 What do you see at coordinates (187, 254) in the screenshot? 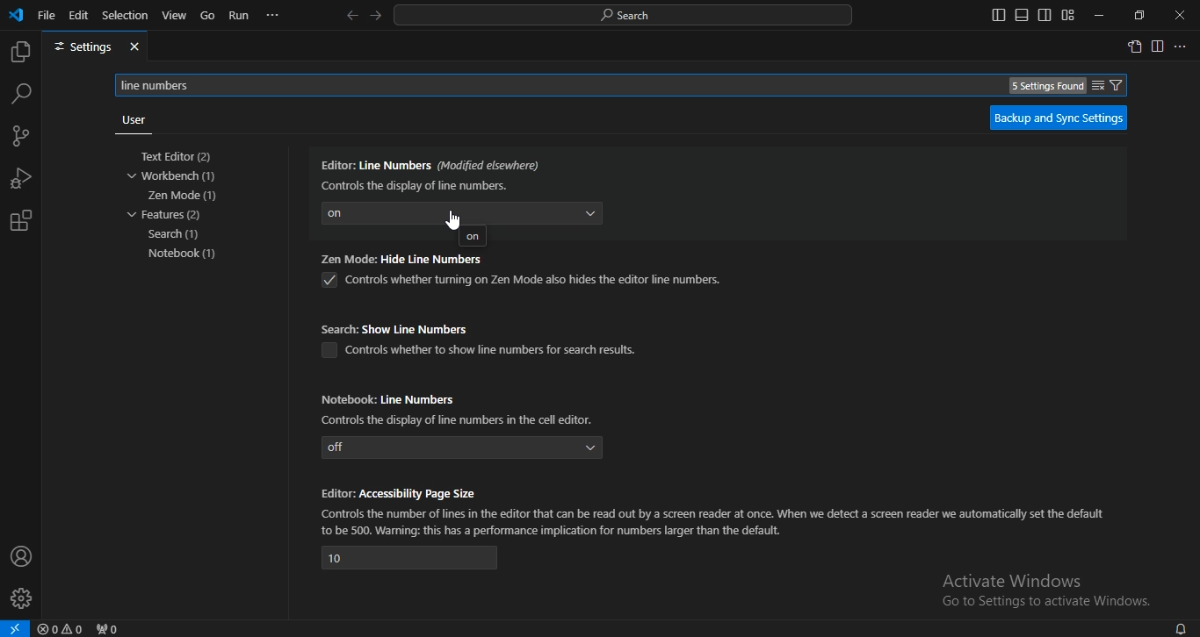
I see `notebook` at bounding box center [187, 254].